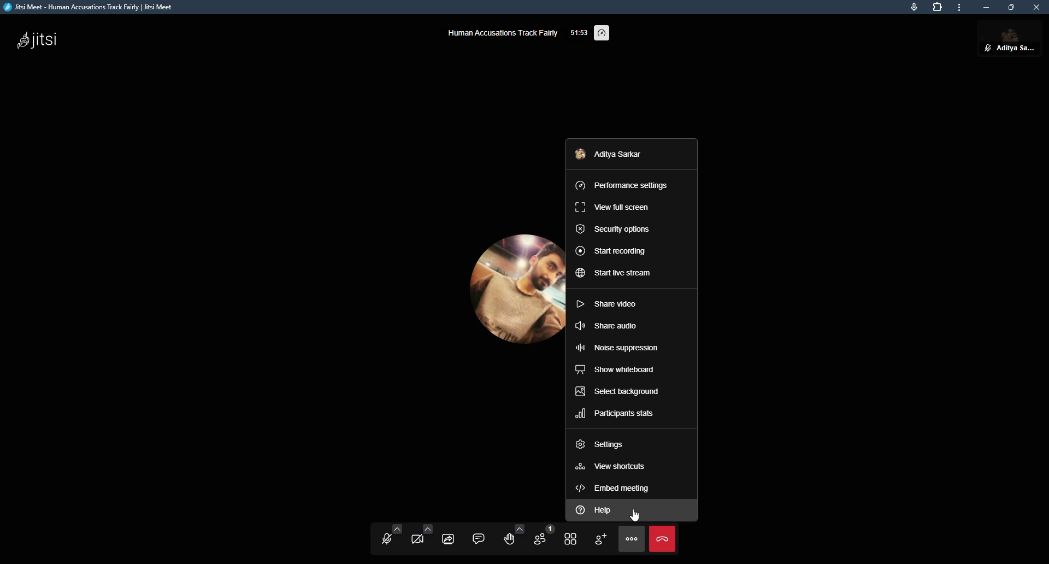 The width and height of the screenshot is (1049, 564). What do you see at coordinates (621, 348) in the screenshot?
I see `noise suppression` at bounding box center [621, 348].